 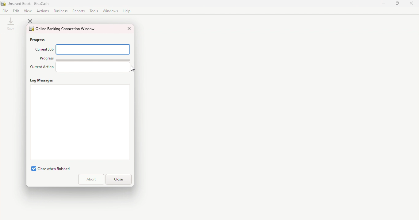 I want to click on view, so click(x=28, y=11).